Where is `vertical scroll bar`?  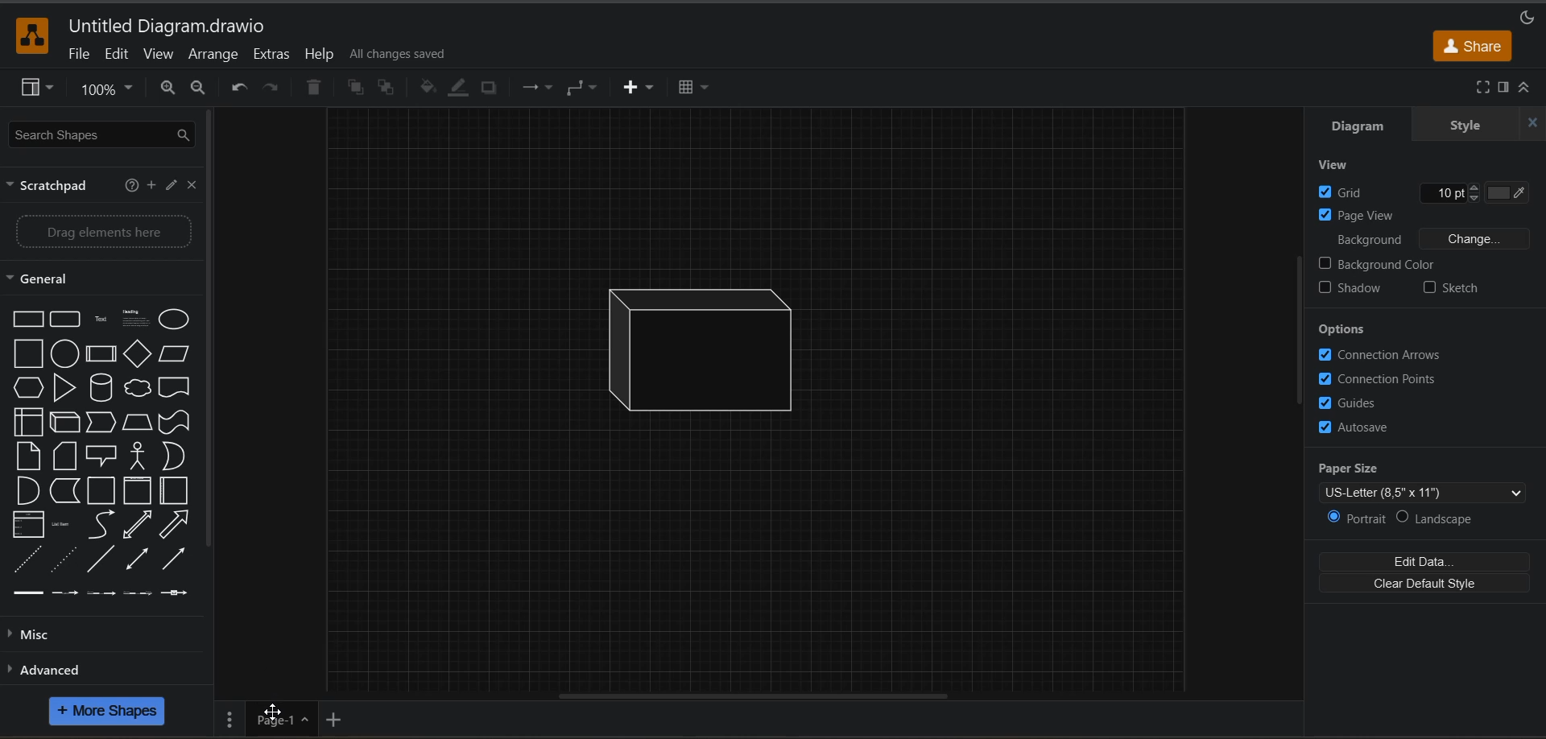 vertical scroll bar is located at coordinates (1300, 330).